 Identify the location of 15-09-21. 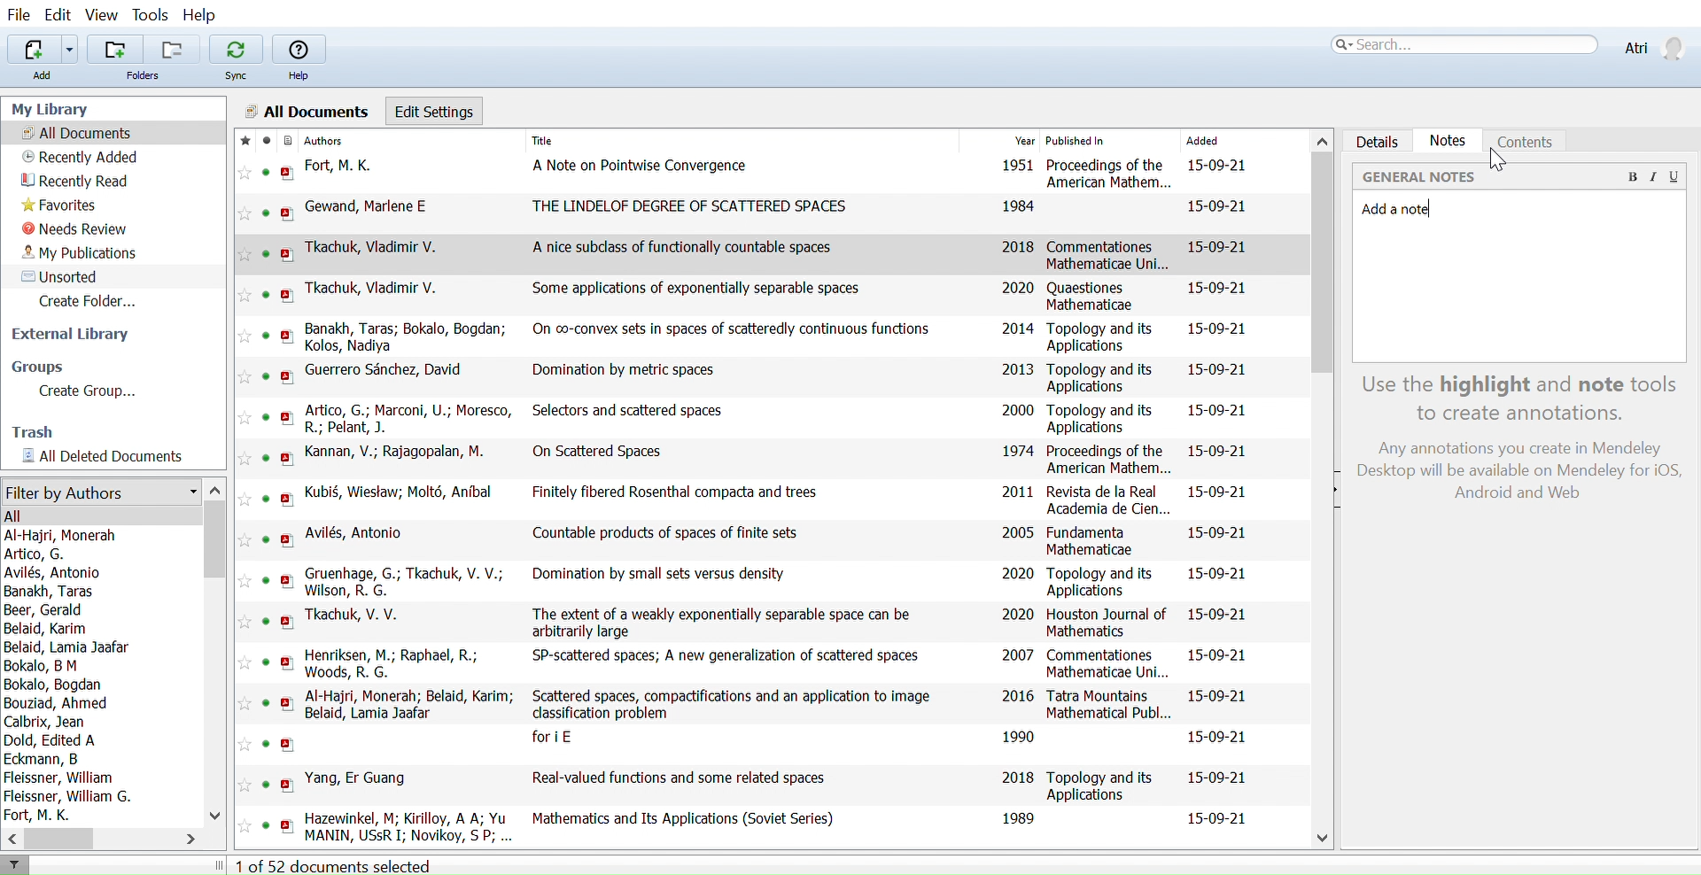
(1219, 491).